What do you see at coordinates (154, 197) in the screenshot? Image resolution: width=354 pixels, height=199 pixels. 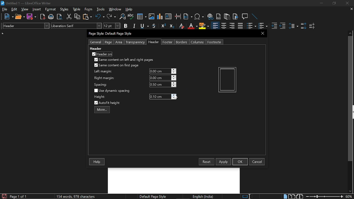 I see `page style Page style` at bounding box center [154, 197].